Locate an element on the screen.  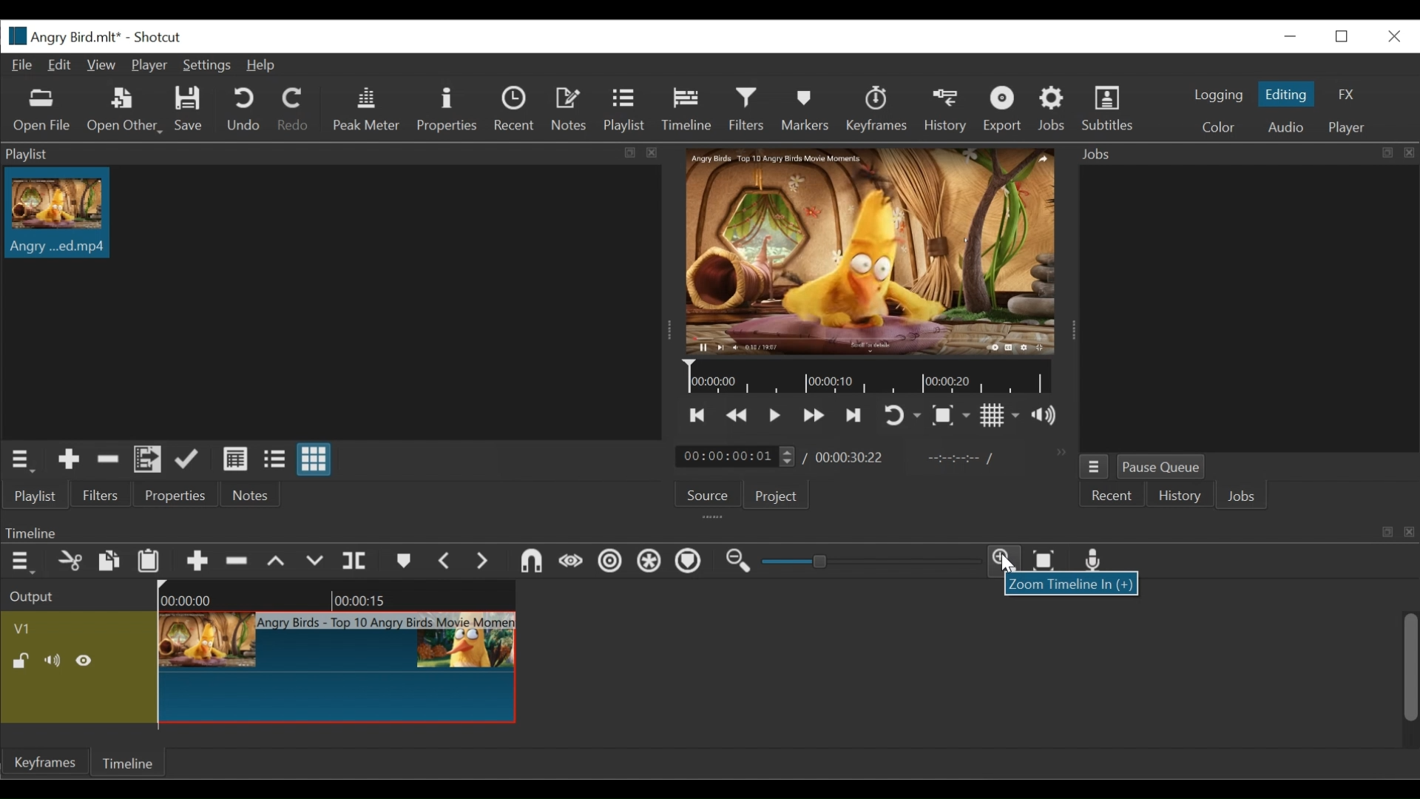
Notes is located at coordinates (569, 109).